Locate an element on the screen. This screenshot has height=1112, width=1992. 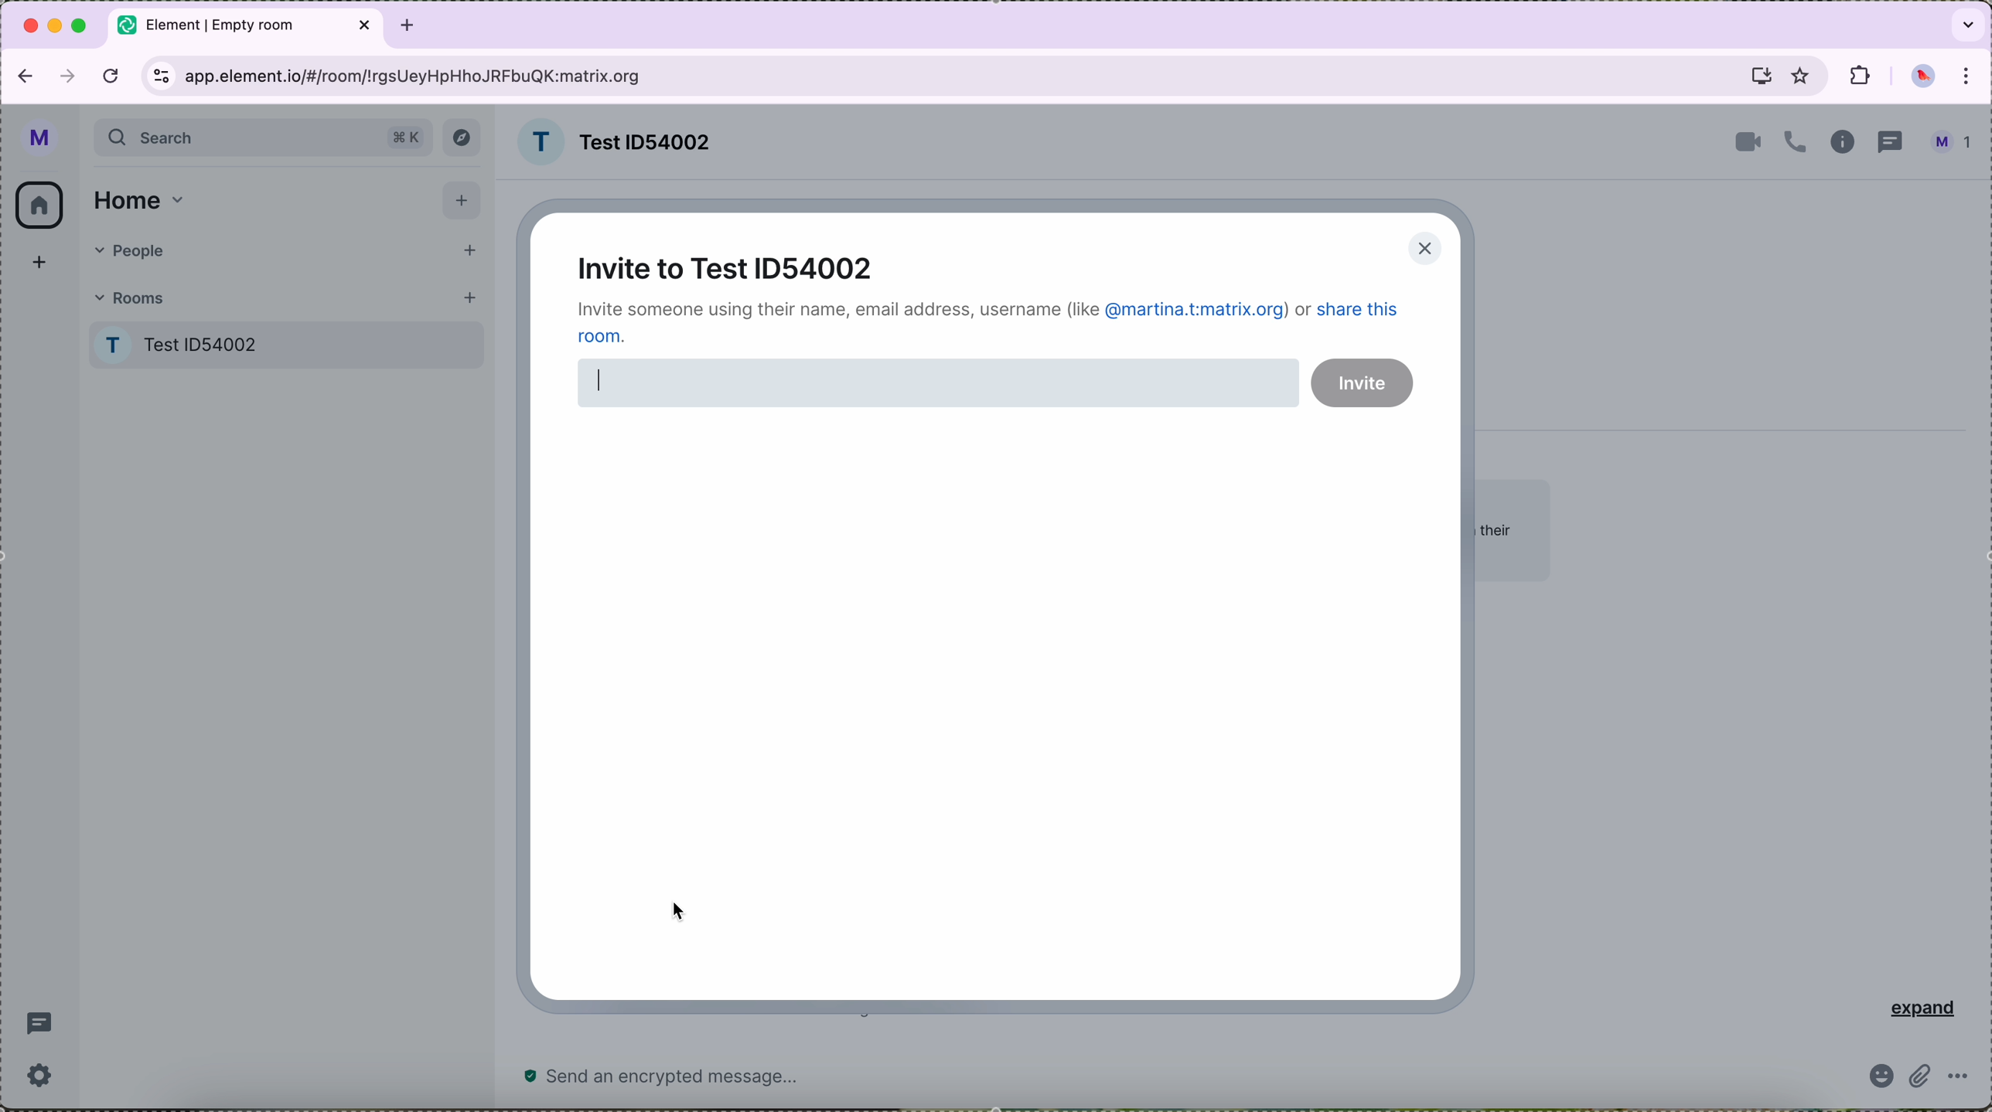
maximize is located at coordinates (84, 27).